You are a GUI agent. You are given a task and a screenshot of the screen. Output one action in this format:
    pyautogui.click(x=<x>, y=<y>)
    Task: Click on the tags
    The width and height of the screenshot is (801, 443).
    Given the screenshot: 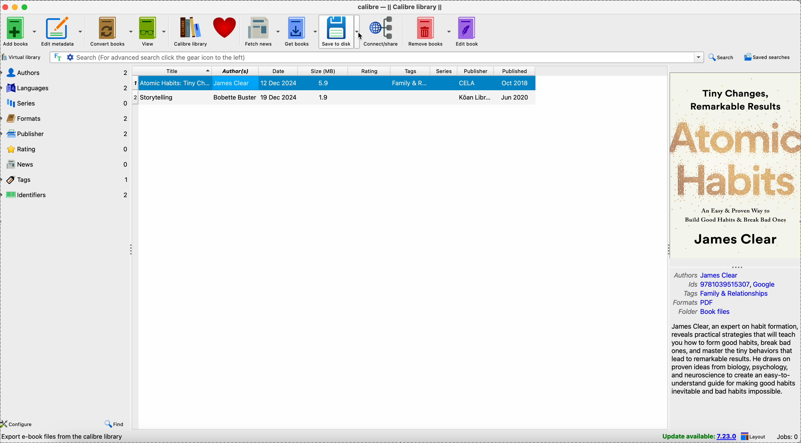 What is the action you would take?
    pyautogui.click(x=66, y=181)
    